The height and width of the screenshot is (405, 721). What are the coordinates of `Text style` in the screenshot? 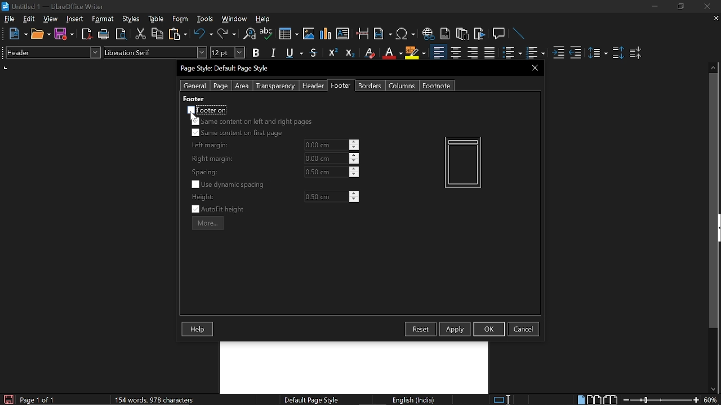 It's located at (156, 52).